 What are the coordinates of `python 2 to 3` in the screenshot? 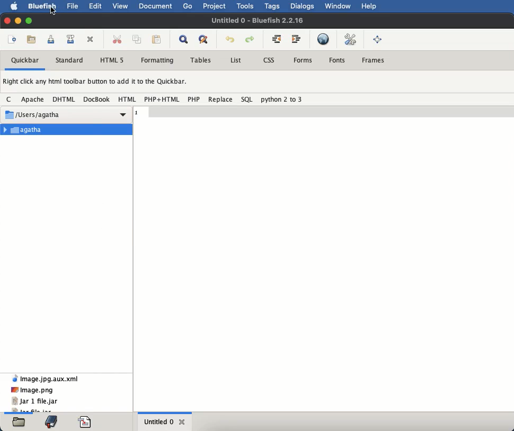 It's located at (282, 99).